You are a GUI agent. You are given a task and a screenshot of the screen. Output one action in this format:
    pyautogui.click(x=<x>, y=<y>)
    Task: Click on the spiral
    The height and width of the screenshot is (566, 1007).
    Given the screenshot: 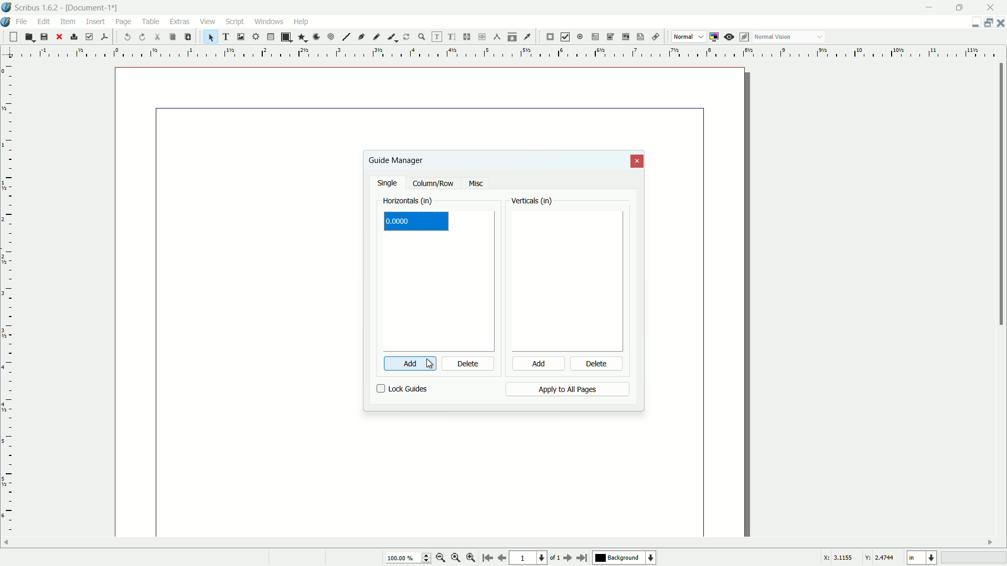 What is the action you would take?
    pyautogui.click(x=331, y=37)
    